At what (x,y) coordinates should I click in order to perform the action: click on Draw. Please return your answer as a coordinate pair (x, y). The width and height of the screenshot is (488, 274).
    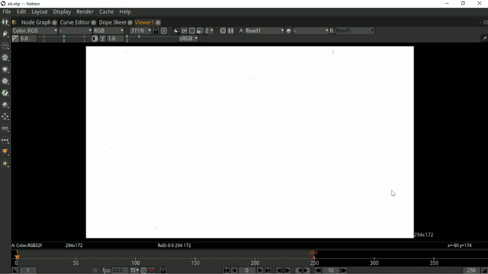
    Looking at the image, I should click on (5, 34).